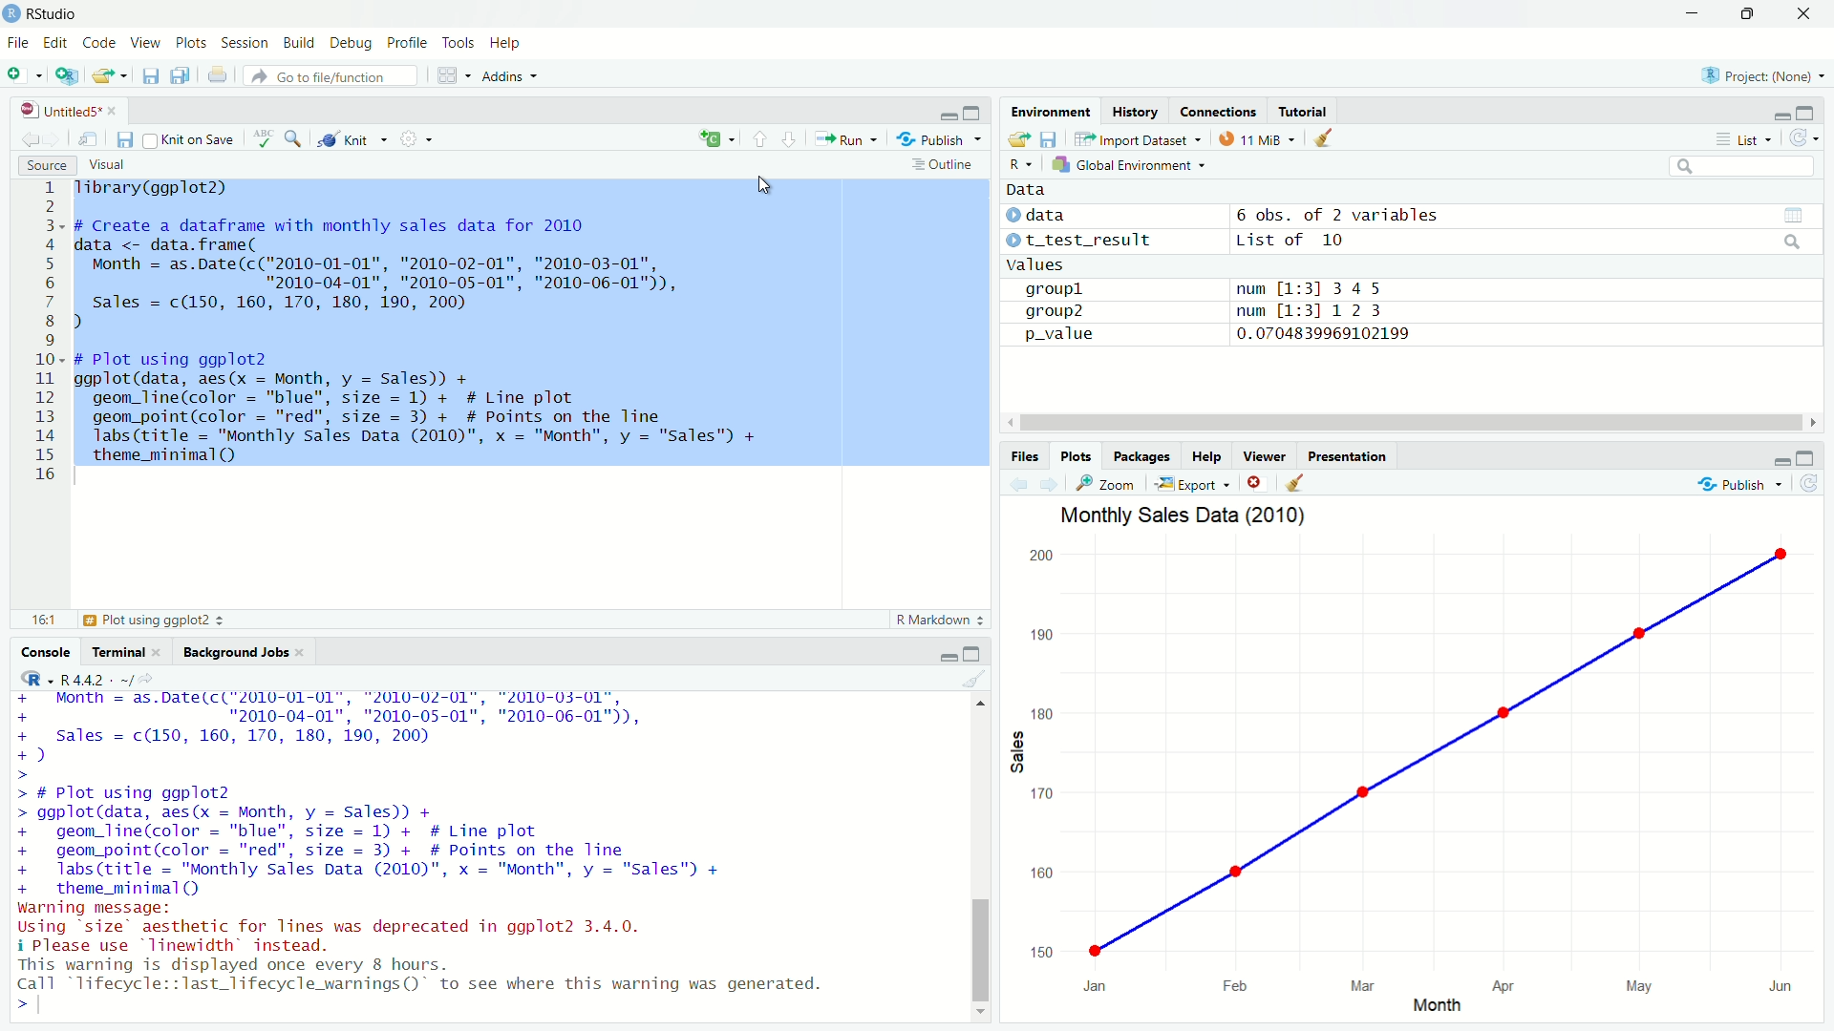 Image resolution: width=1834 pixels, height=1031 pixels. I want to click on Terminal, so click(123, 649).